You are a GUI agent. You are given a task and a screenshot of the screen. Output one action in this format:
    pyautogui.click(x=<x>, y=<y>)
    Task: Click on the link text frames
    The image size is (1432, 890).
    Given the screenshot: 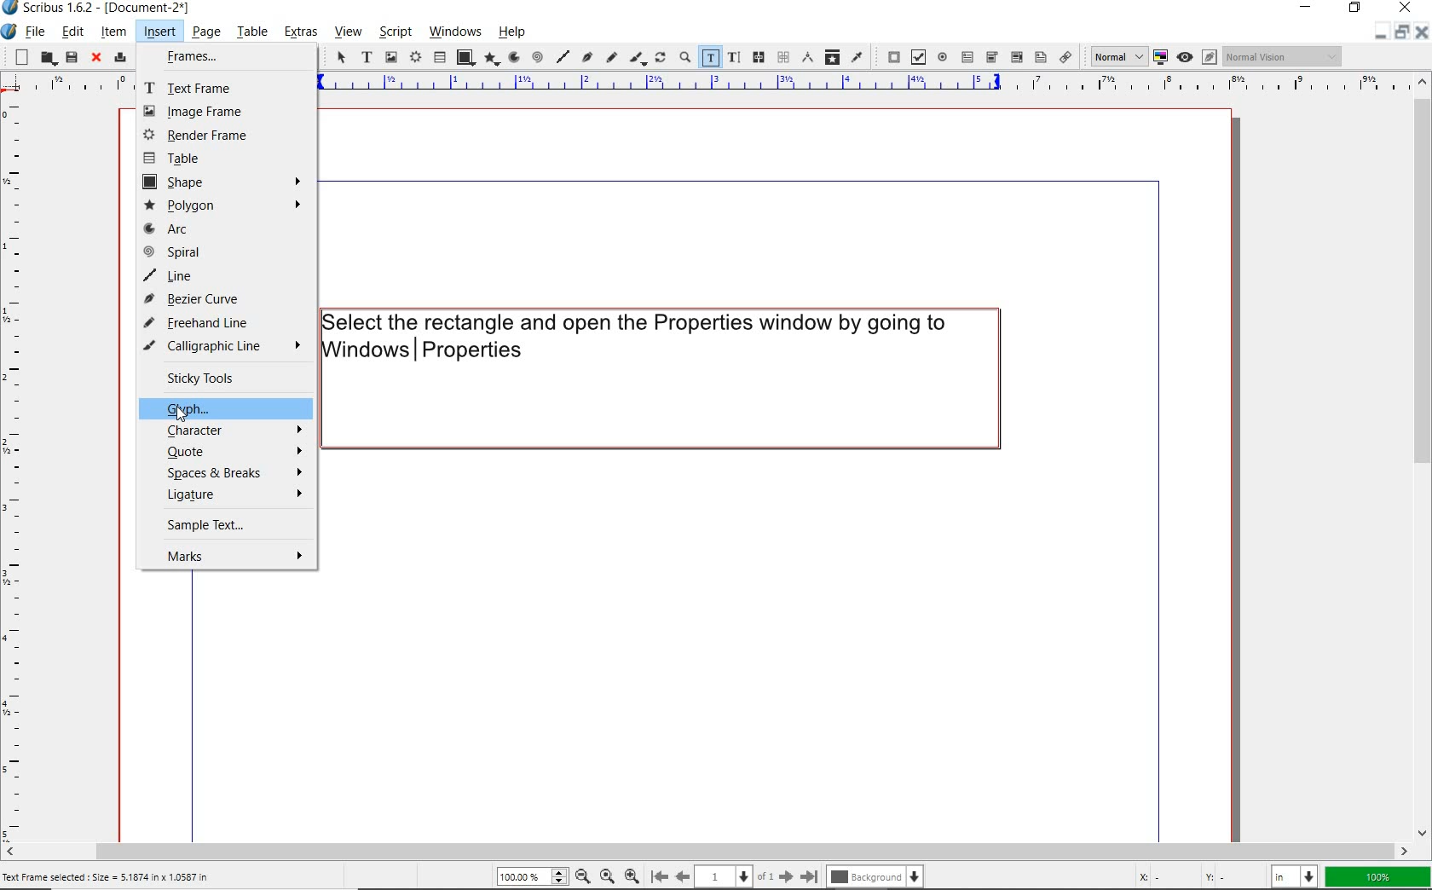 What is the action you would take?
    pyautogui.click(x=760, y=58)
    